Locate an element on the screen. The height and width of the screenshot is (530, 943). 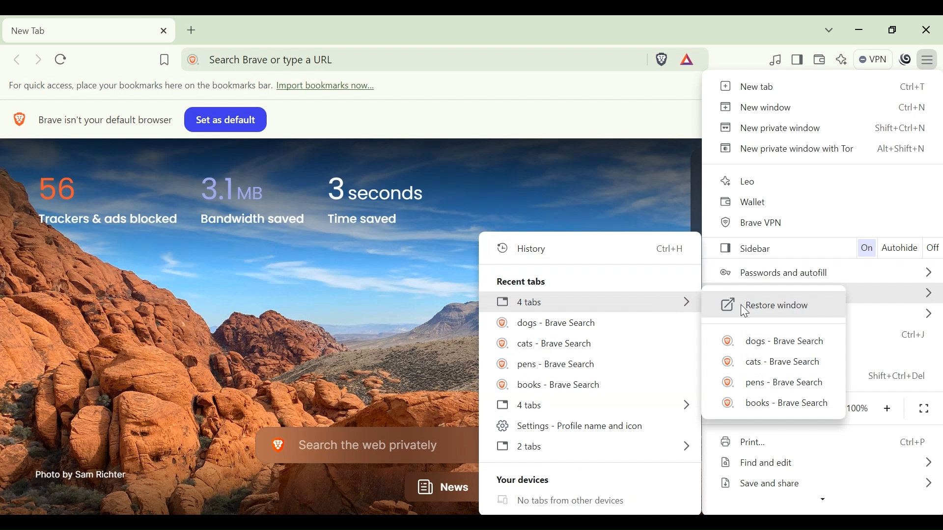
Customize and control Brave is located at coordinates (929, 58).